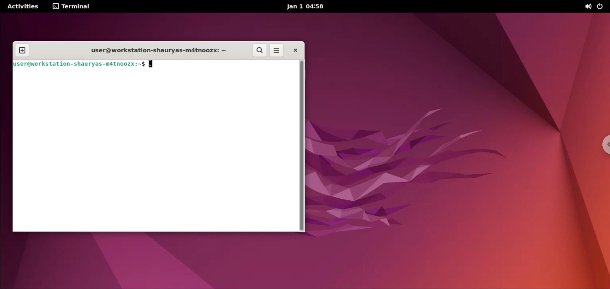 The height and width of the screenshot is (289, 610). What do you see at coordinates (586, 7) in the screenshot?
I see `sound options` at bounding box center [586, 7].